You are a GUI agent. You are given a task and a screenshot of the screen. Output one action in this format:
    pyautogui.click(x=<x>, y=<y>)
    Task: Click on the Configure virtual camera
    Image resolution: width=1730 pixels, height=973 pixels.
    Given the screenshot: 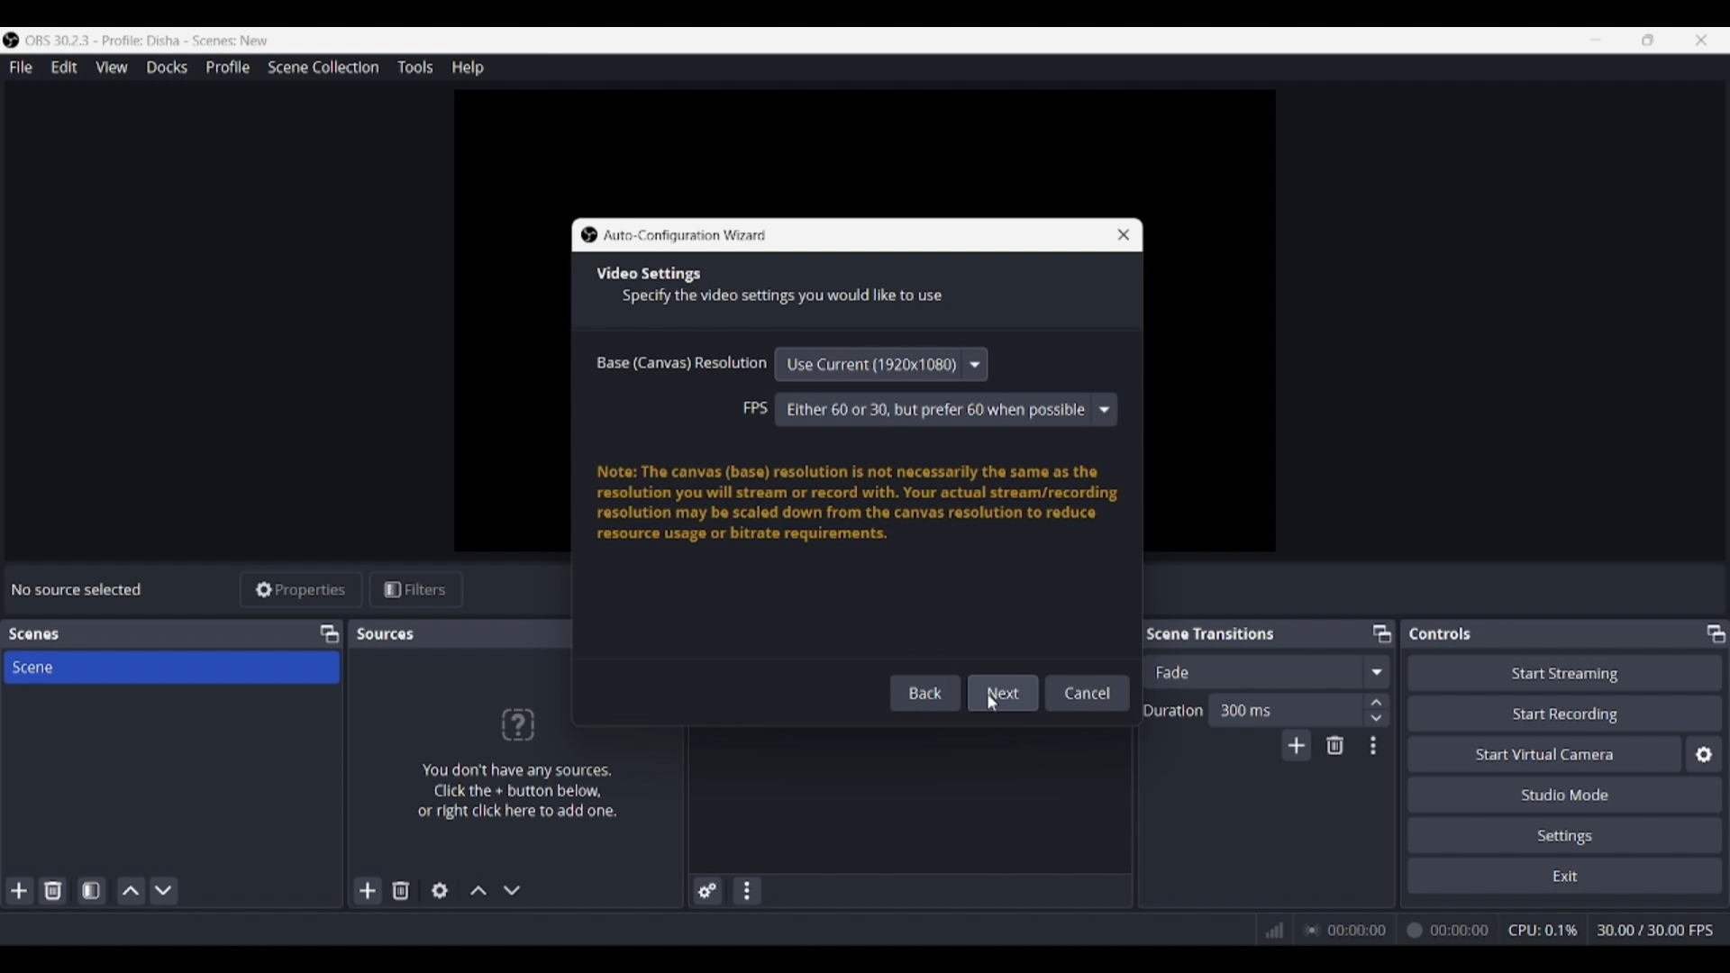 What is the action you would take?
    pyautogui.click(x=1704, y=754)
    